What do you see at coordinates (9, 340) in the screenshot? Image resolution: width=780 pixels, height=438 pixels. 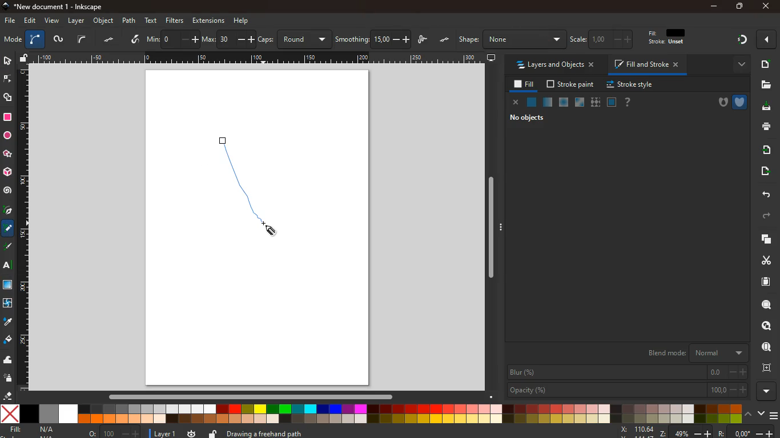 I see `paint` at bounding box center [9, 340].